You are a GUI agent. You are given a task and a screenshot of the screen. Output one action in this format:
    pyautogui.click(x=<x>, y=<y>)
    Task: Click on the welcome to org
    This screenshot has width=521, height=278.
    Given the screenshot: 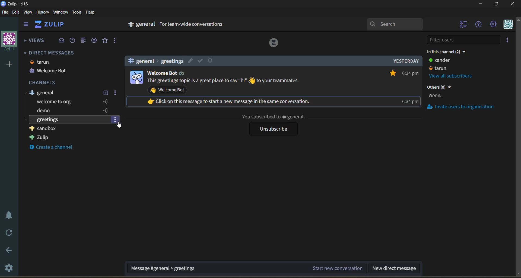 What is the action you would take?
    pyautogui.click(x=56, y=102)
    